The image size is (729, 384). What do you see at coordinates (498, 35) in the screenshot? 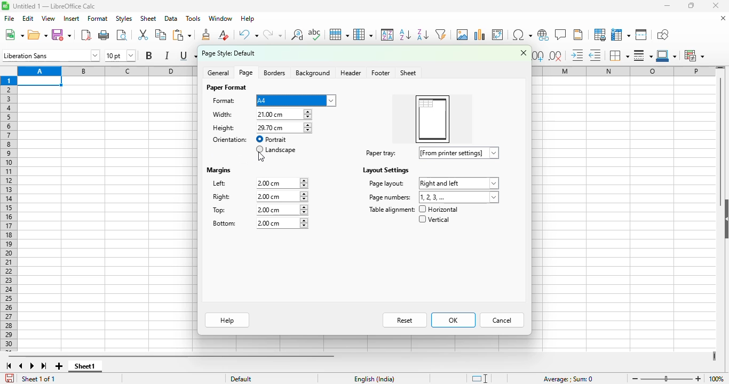
I see `insert or edit pivot table` at bounding box center [498, 35].